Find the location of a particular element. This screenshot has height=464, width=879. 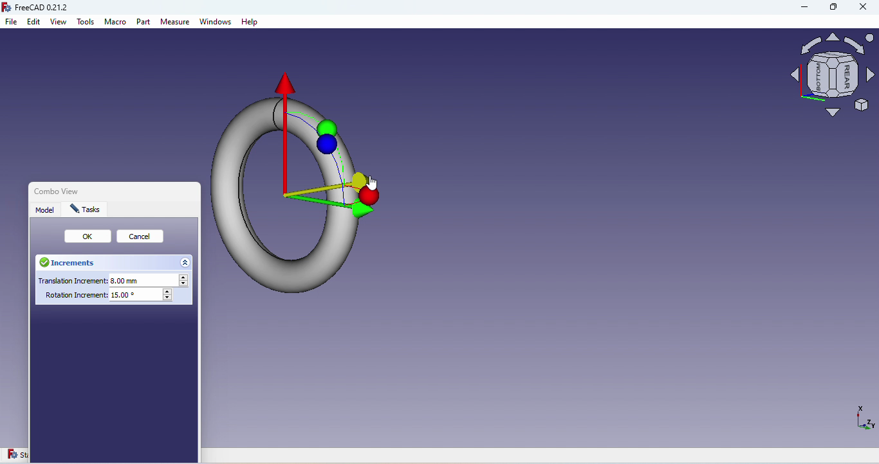

Maximize is located at coordinates (832, 10).